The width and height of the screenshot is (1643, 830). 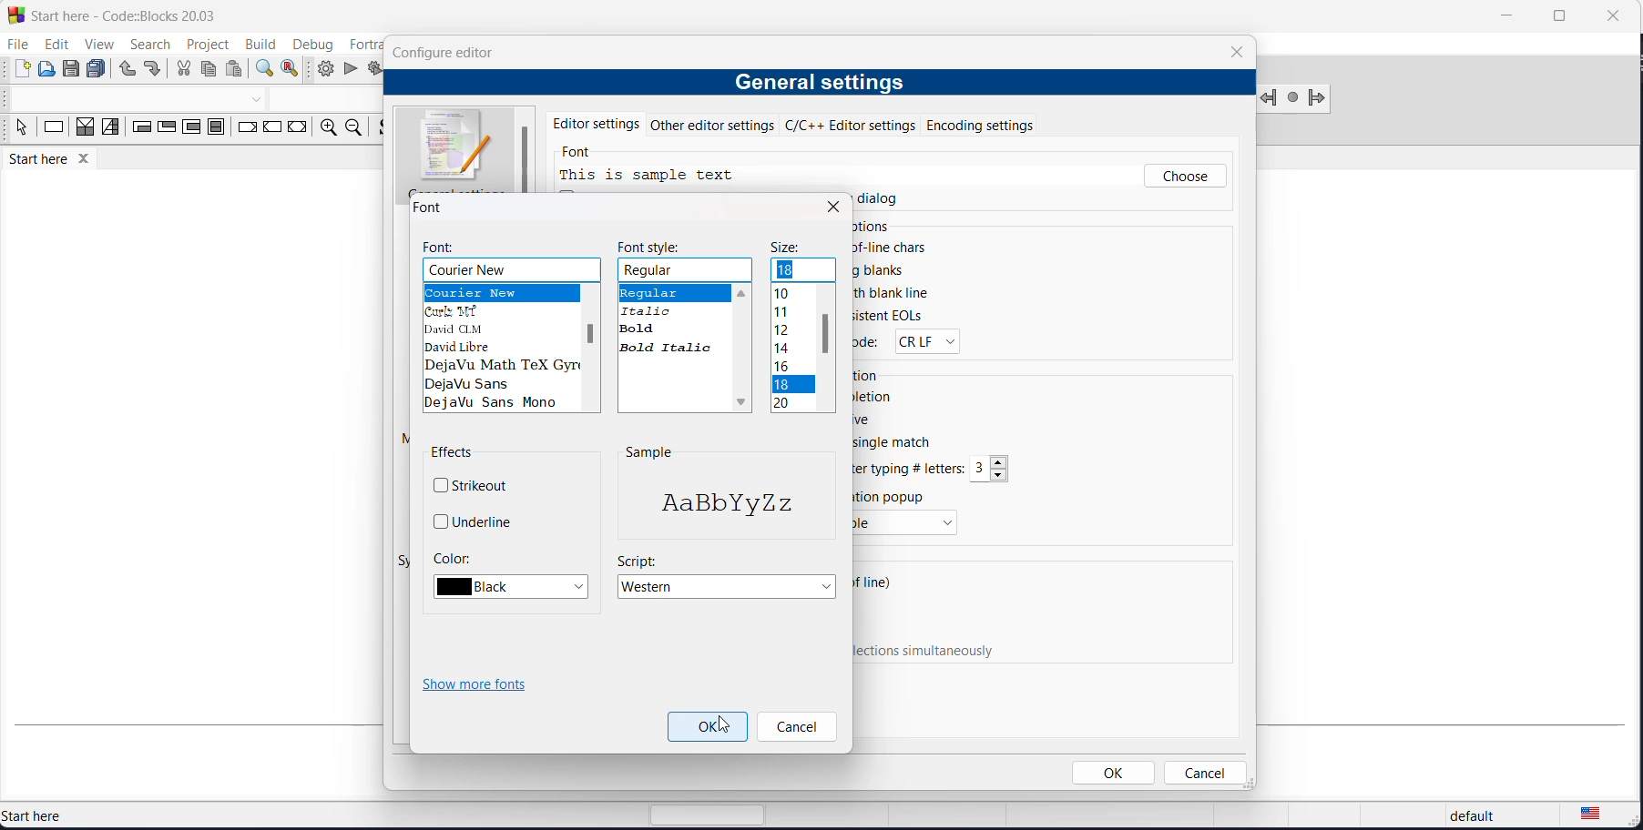 I want to click on start here, so click(x=80, y=815).